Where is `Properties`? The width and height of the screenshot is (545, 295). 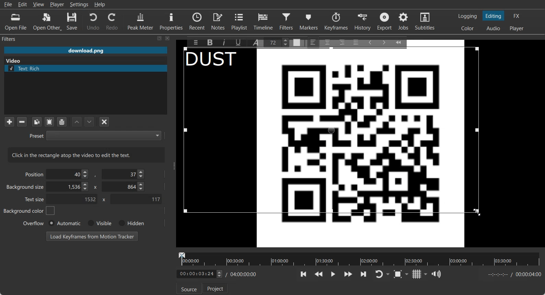
Properties is located at coordinates (171, 21).